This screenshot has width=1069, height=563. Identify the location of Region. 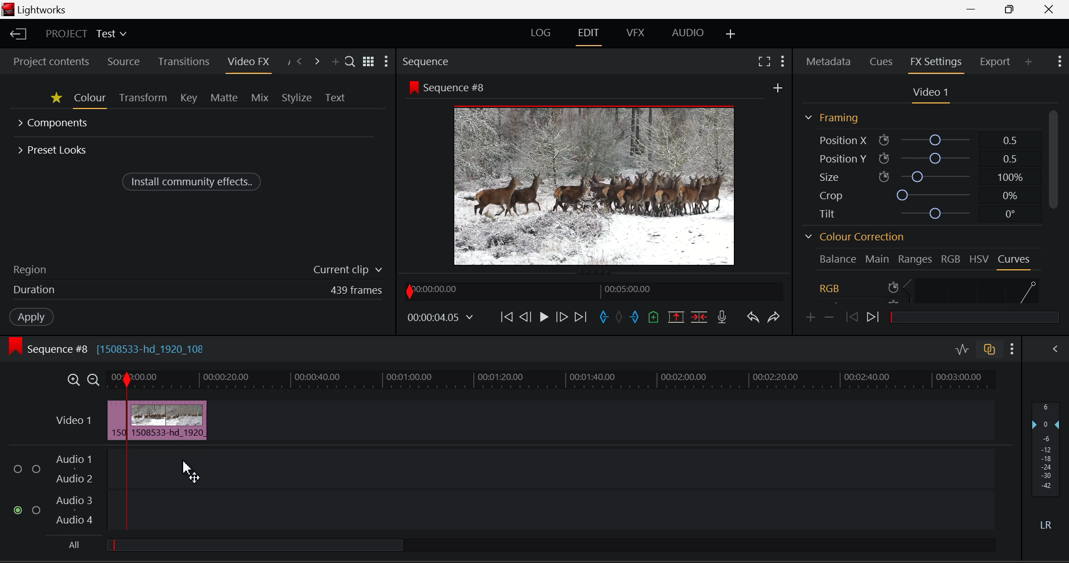
(197, 269).